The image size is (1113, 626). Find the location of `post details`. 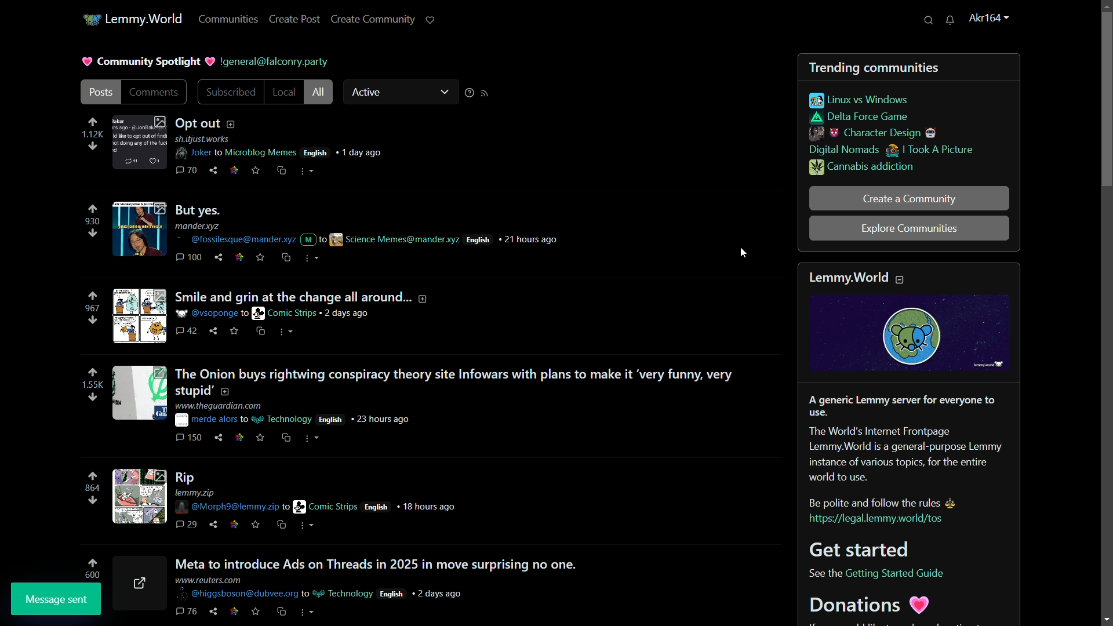

post details is located at coordinates (325, 500).